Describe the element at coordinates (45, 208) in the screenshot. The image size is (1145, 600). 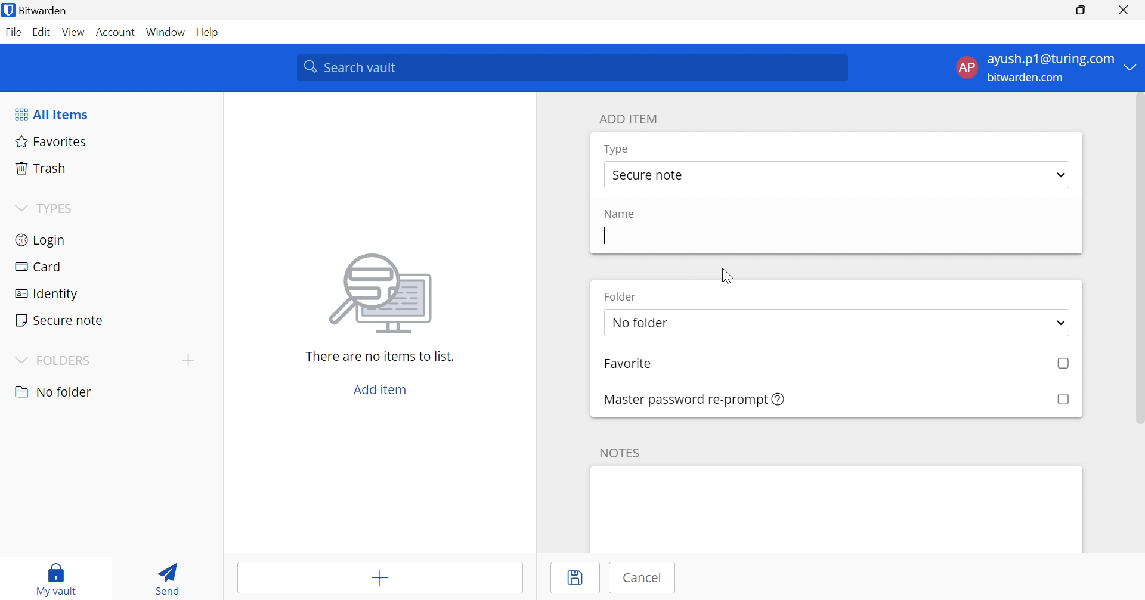
I see `TYPES` at that location.